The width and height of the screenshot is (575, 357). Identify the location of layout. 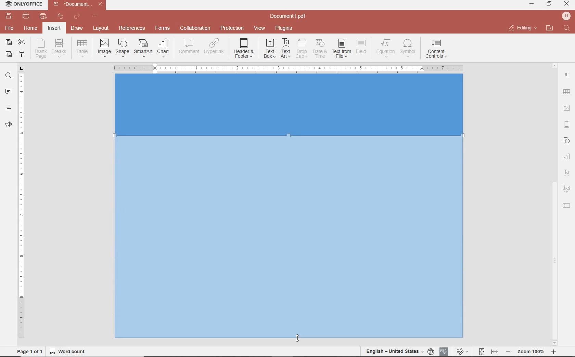
(102, 29).